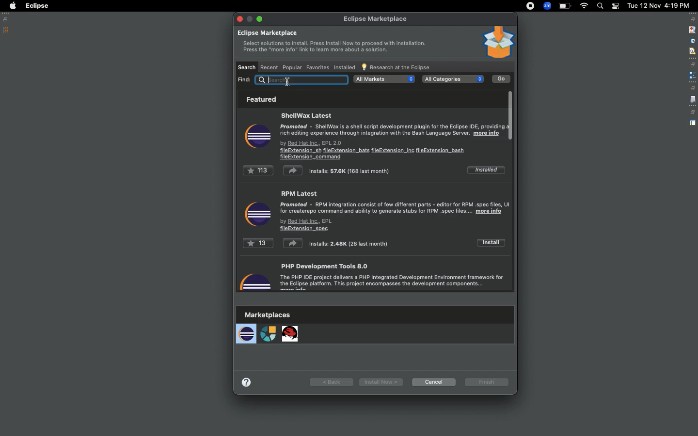 The image size is (698, 436). Describe the element at coordinates (255, 280) in the screenshot. I see `Icon` at that location.